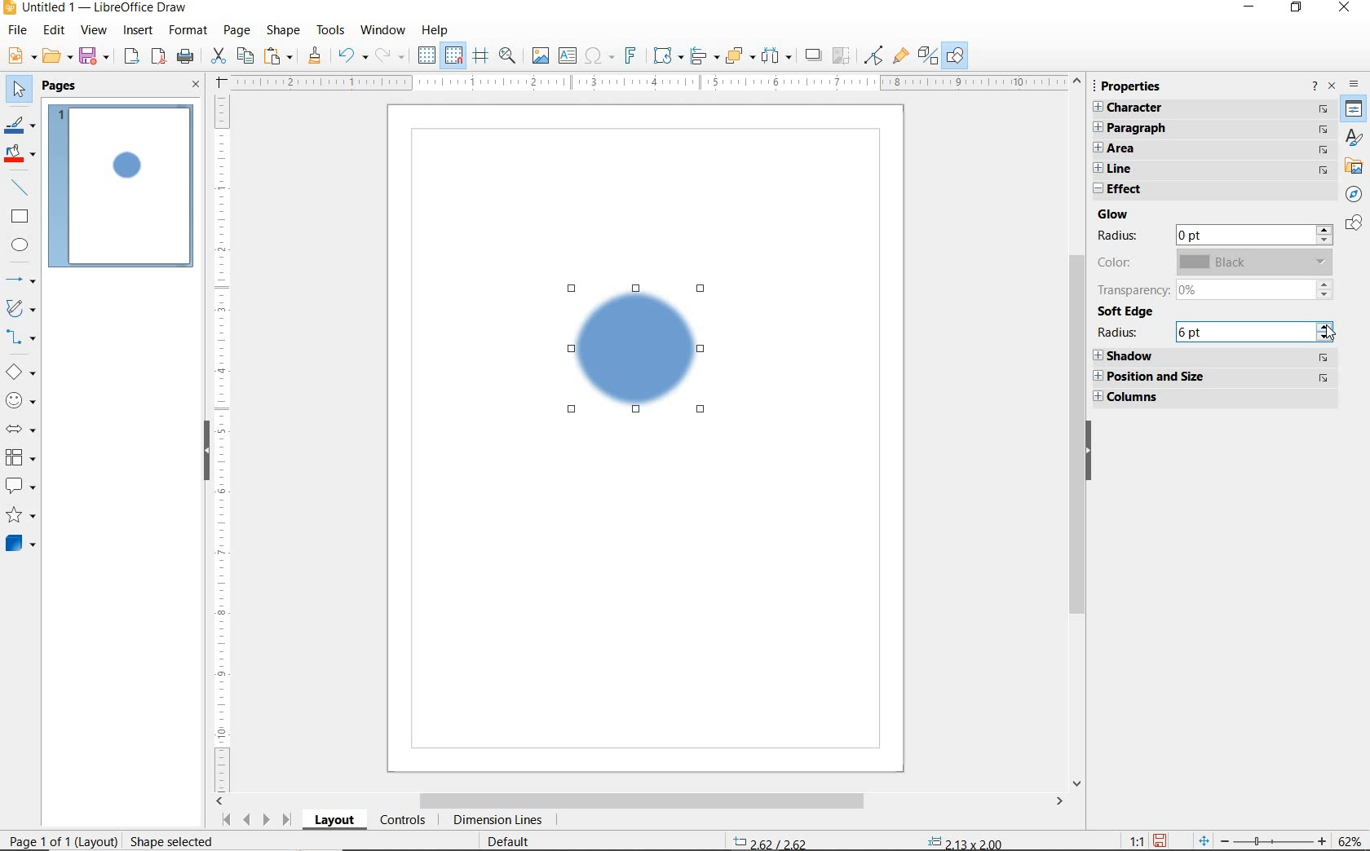 The width and height of the screenshot is (1370, 851). I want to click on ARRANGE, so click(740, 55).